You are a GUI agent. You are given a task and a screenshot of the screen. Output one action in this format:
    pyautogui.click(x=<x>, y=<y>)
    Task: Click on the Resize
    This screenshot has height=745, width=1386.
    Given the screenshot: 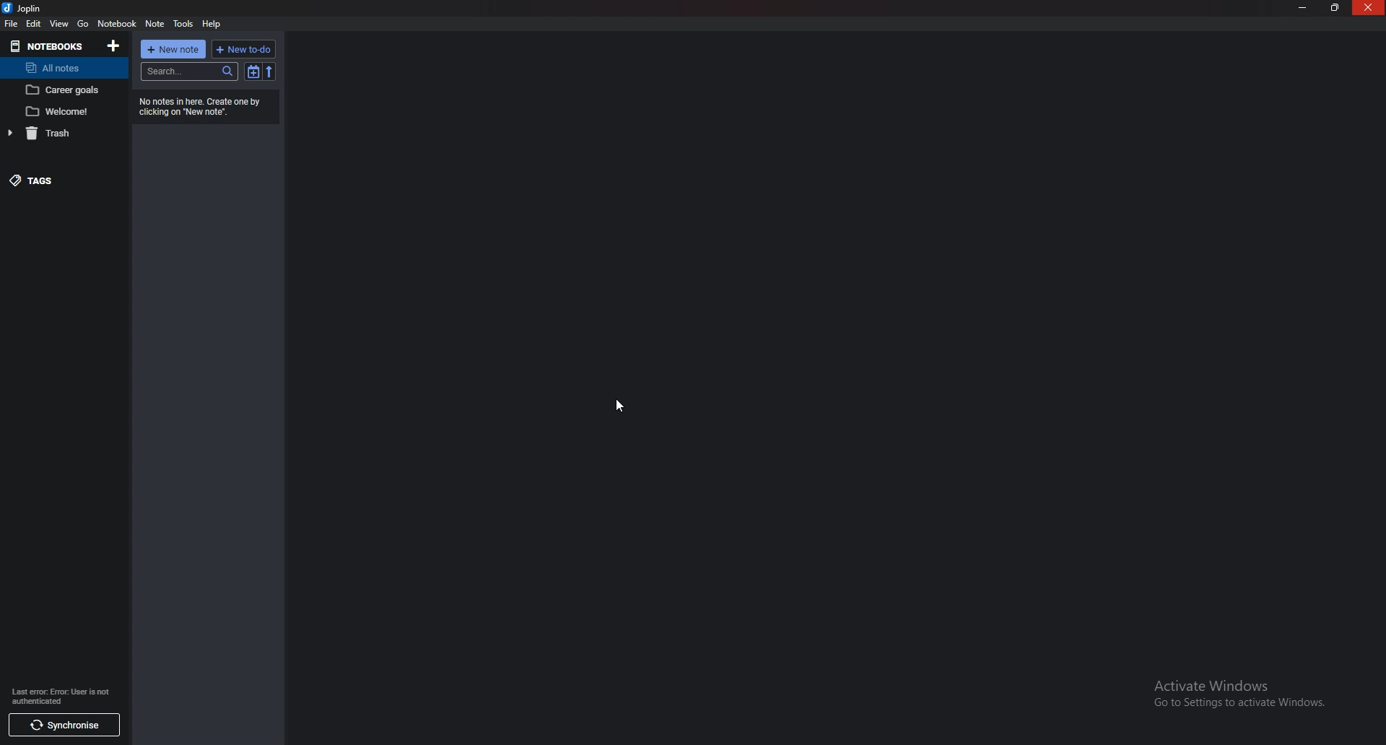 What is the action you would take?
    pyautogui.click(x=1333, y=7)
    